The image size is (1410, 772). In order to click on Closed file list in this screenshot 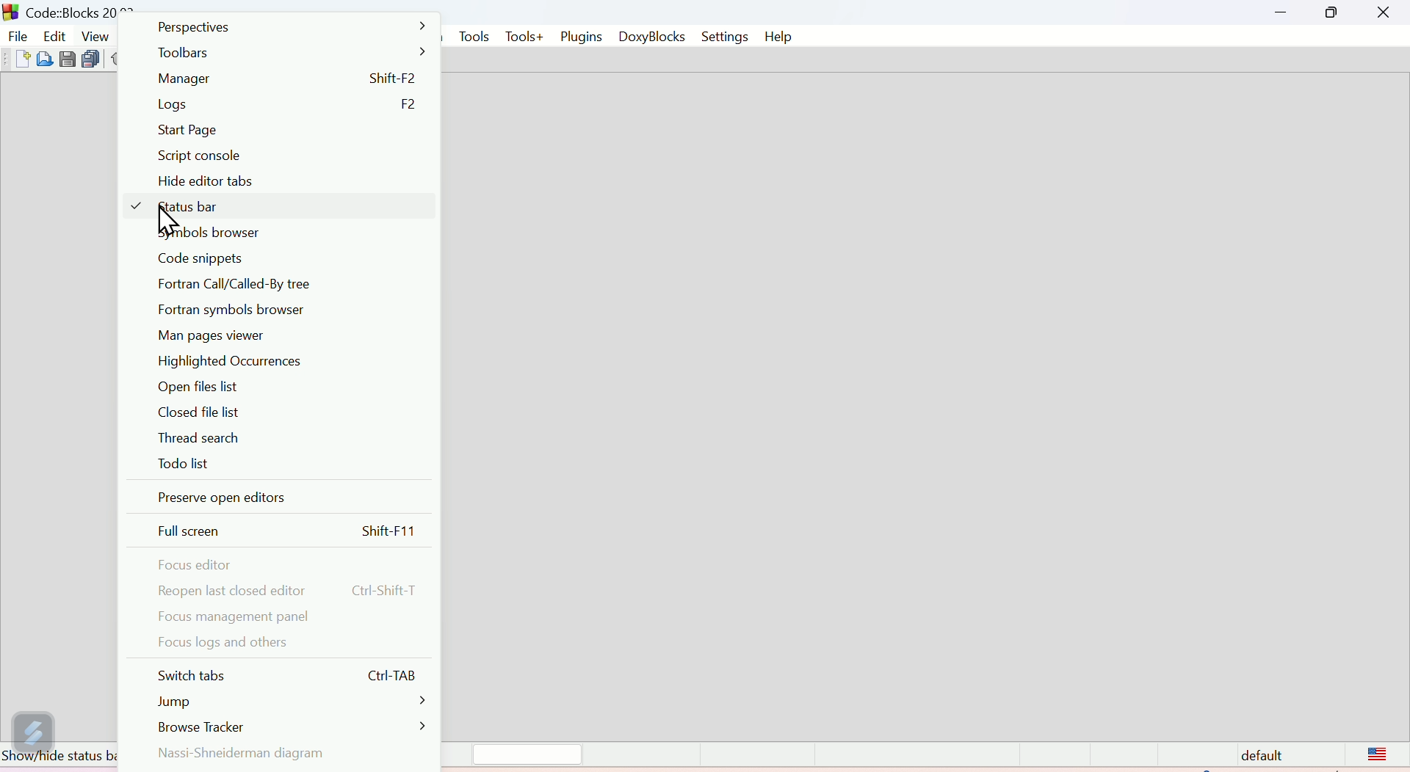, I will do `click(200, 414)`.